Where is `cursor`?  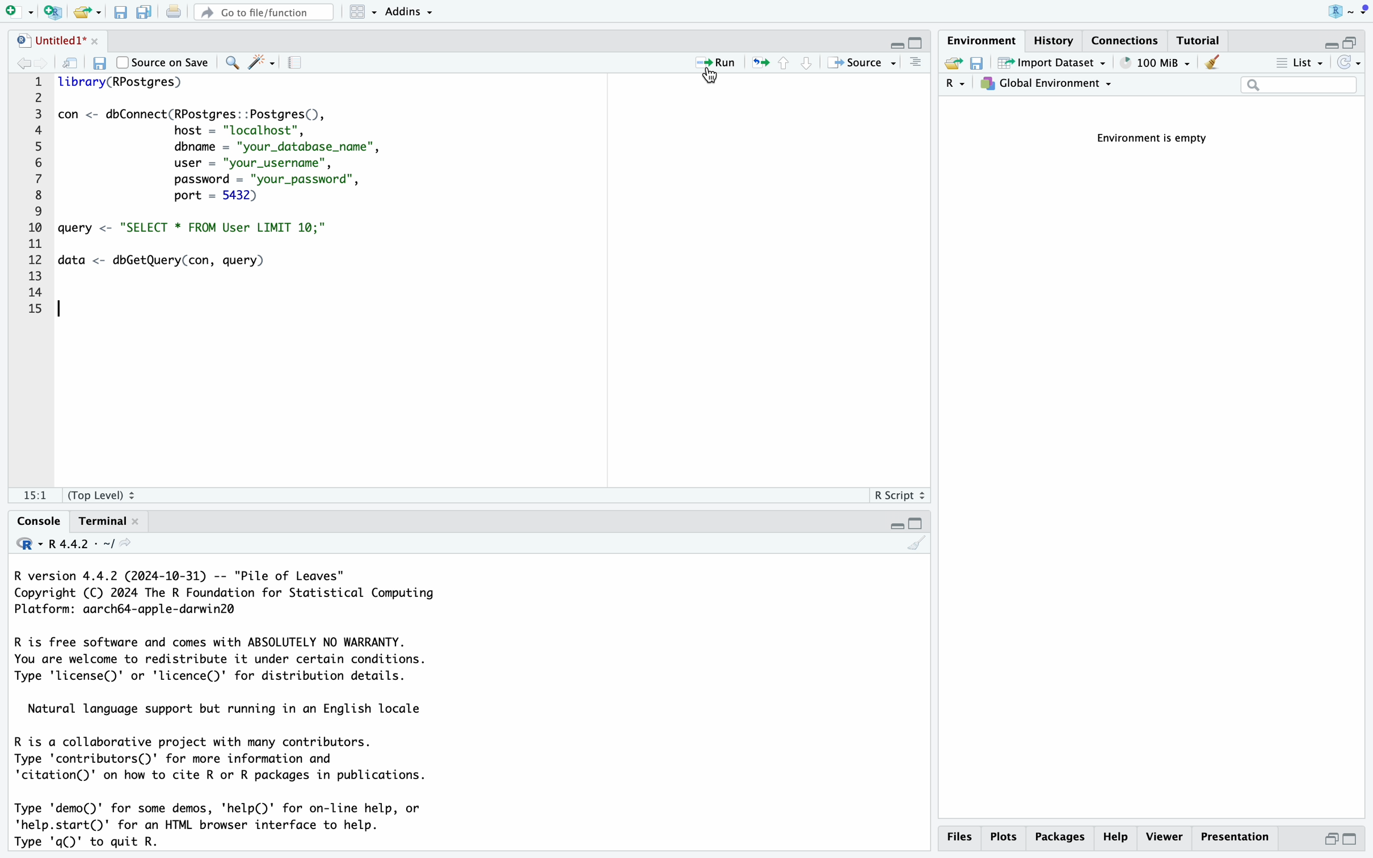
cursor is located at coordinates (709, 78).